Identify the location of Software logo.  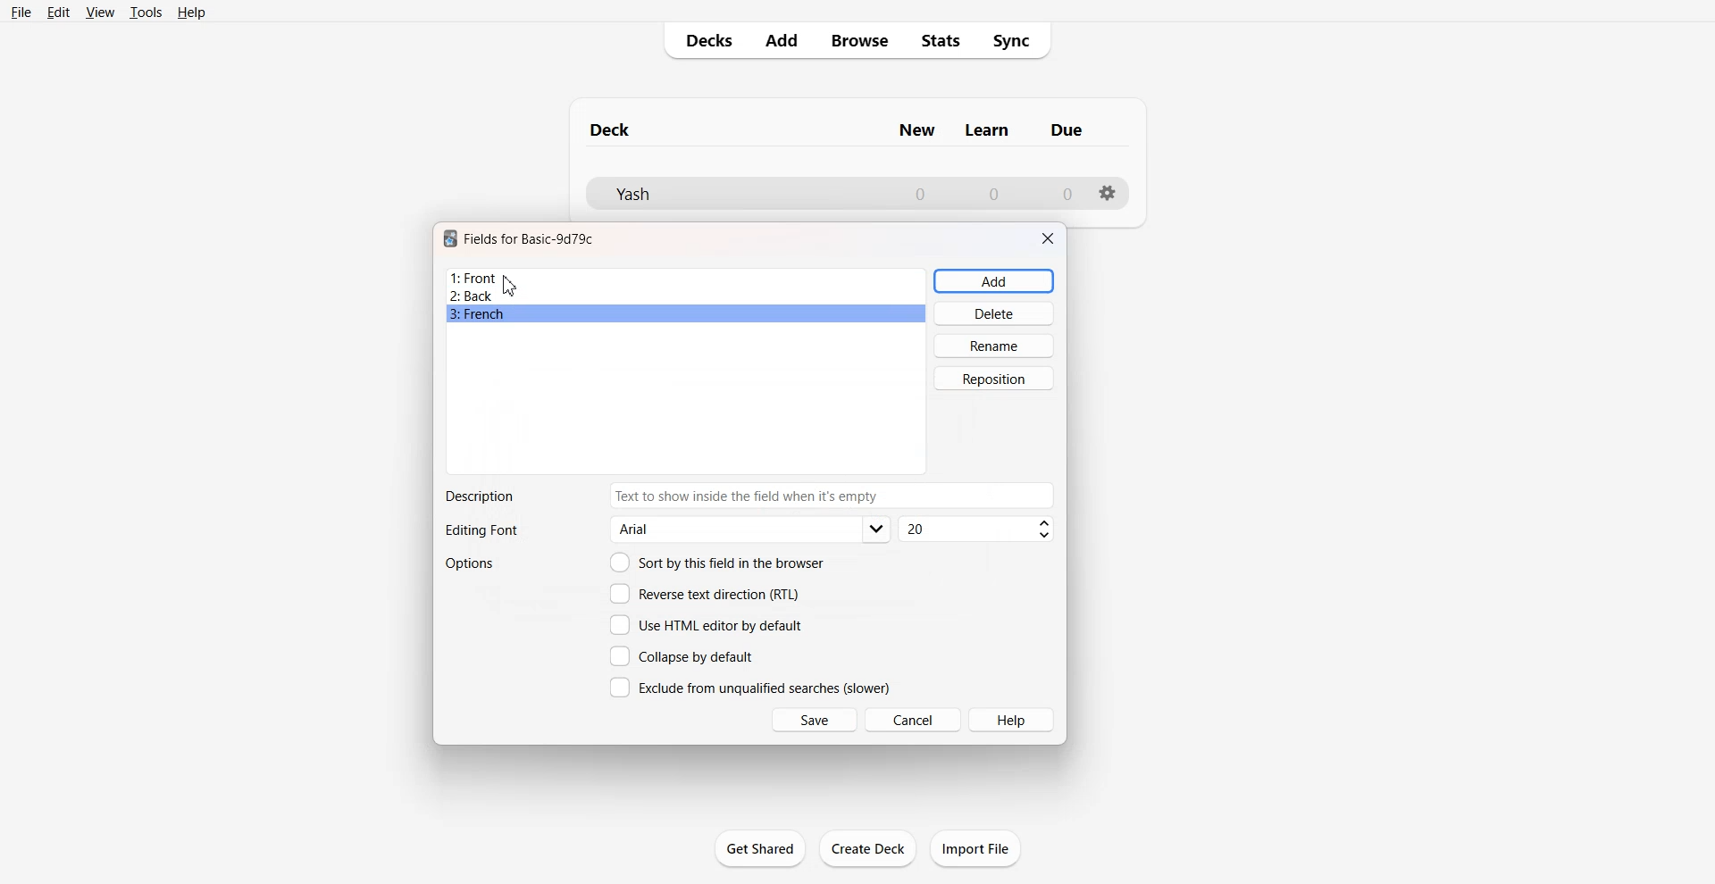
(450, 238).